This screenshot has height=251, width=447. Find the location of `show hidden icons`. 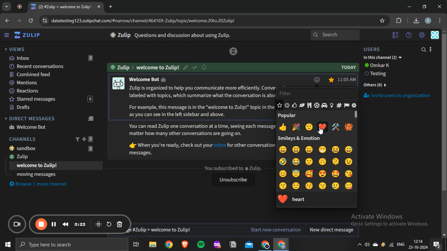

show hidden icons is located at coordinates (359, 246).